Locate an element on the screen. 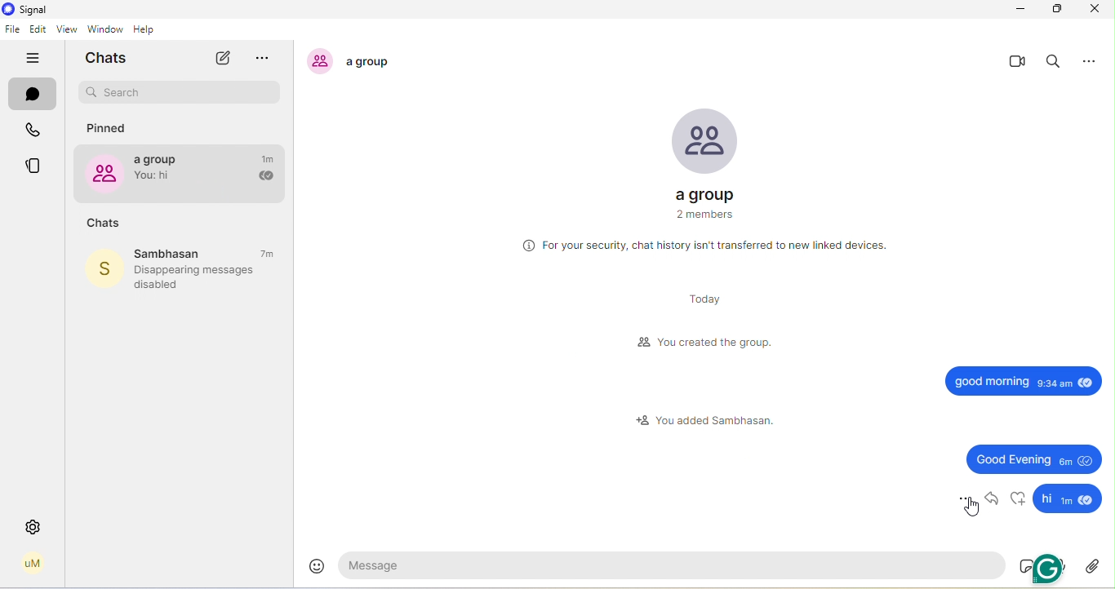 This screenshot has height=589, width=1115. pinned is located at coordinates (109, 129).